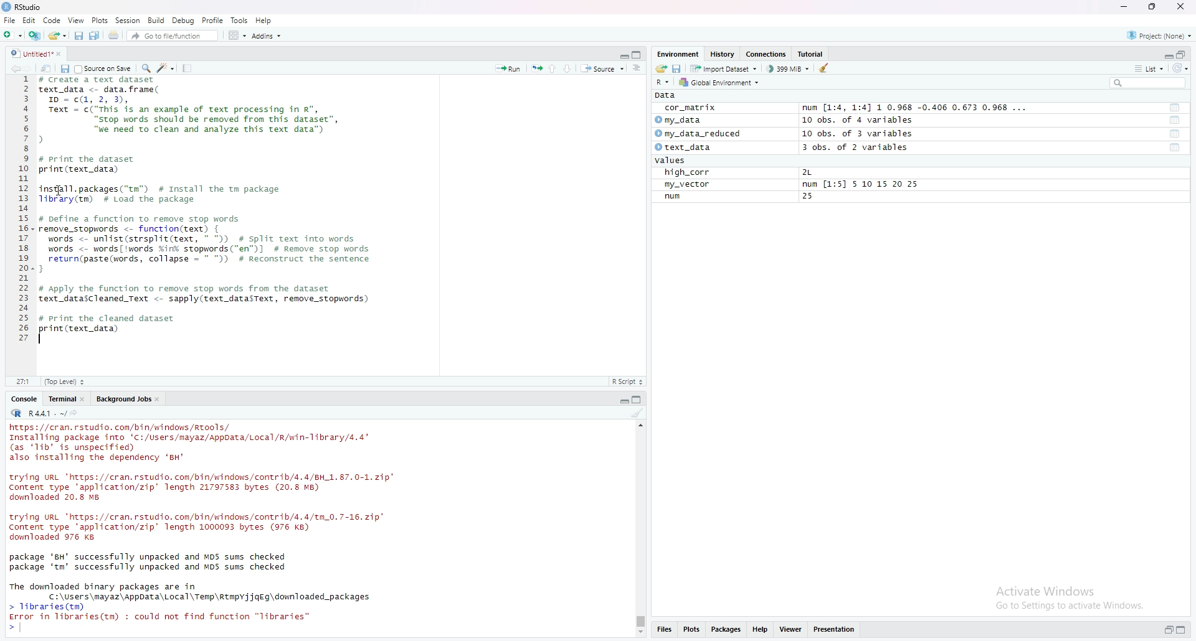 The width and height of the screenshot is (1196, 641). Describe the element at coordinates (638, 413) in the screenshot. I see `clear console` at that location.